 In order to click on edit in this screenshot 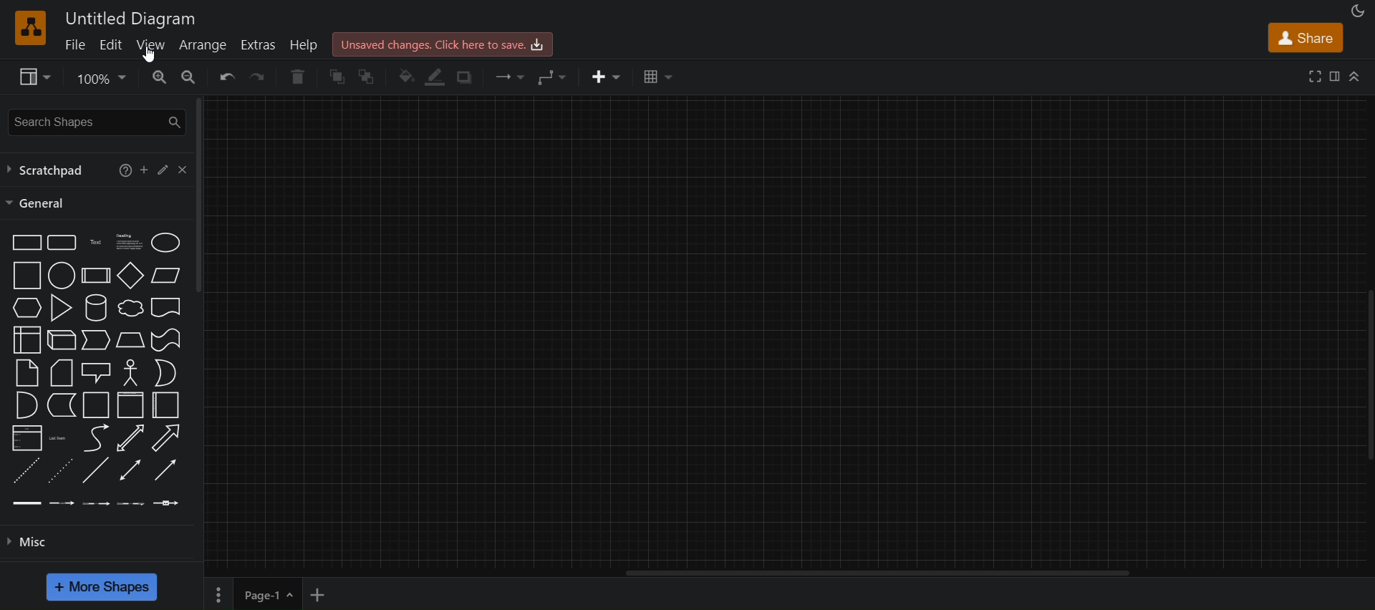, I will do `click(168, 173)`.